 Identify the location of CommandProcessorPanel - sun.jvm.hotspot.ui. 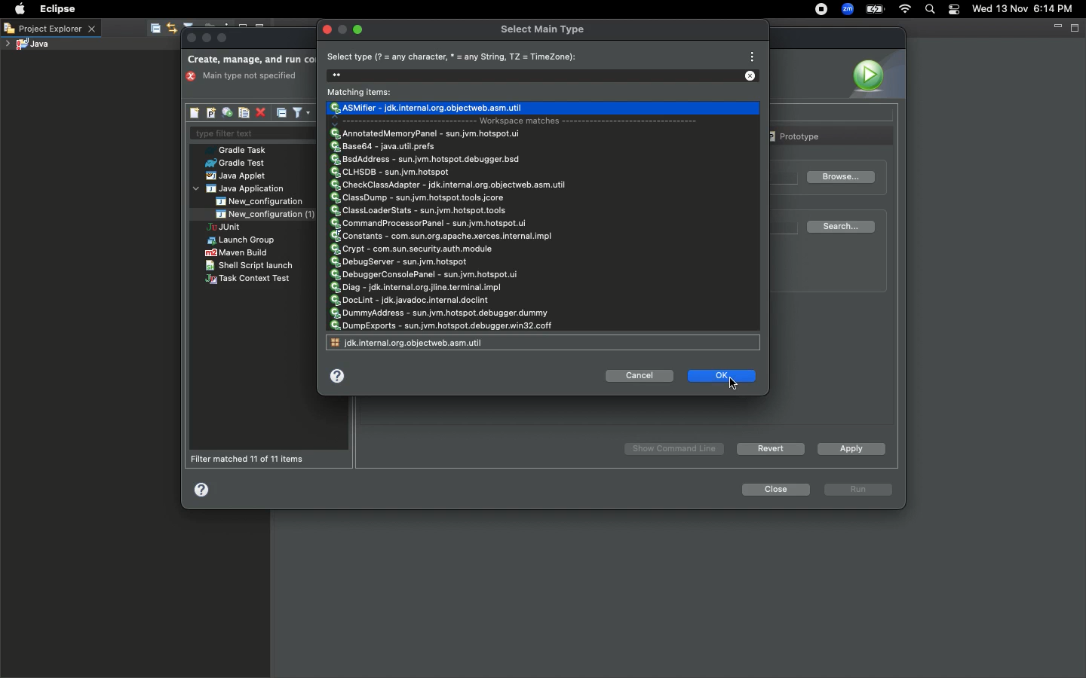
(431, 224).